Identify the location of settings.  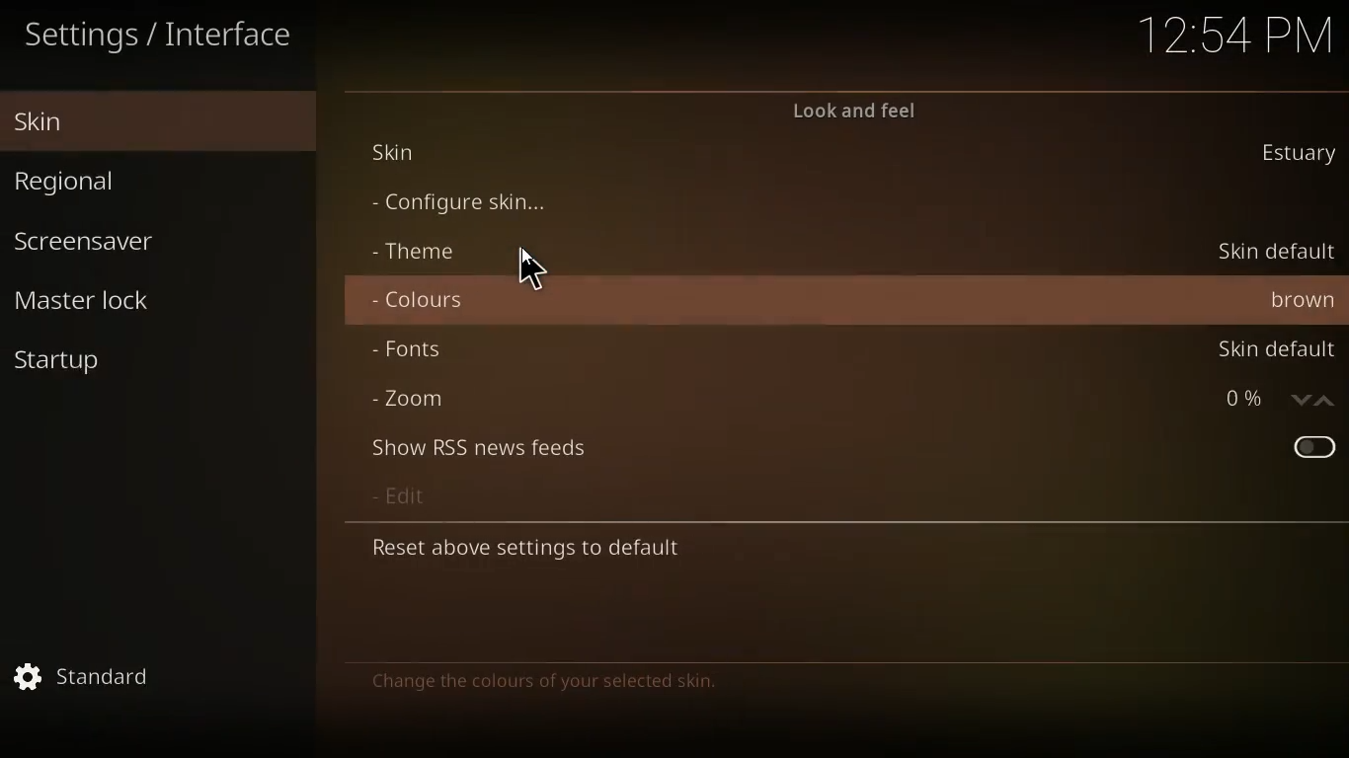
(87, 676).